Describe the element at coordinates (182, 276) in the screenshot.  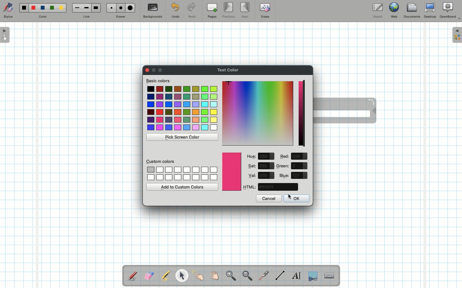
I see `Pointer` at that location.